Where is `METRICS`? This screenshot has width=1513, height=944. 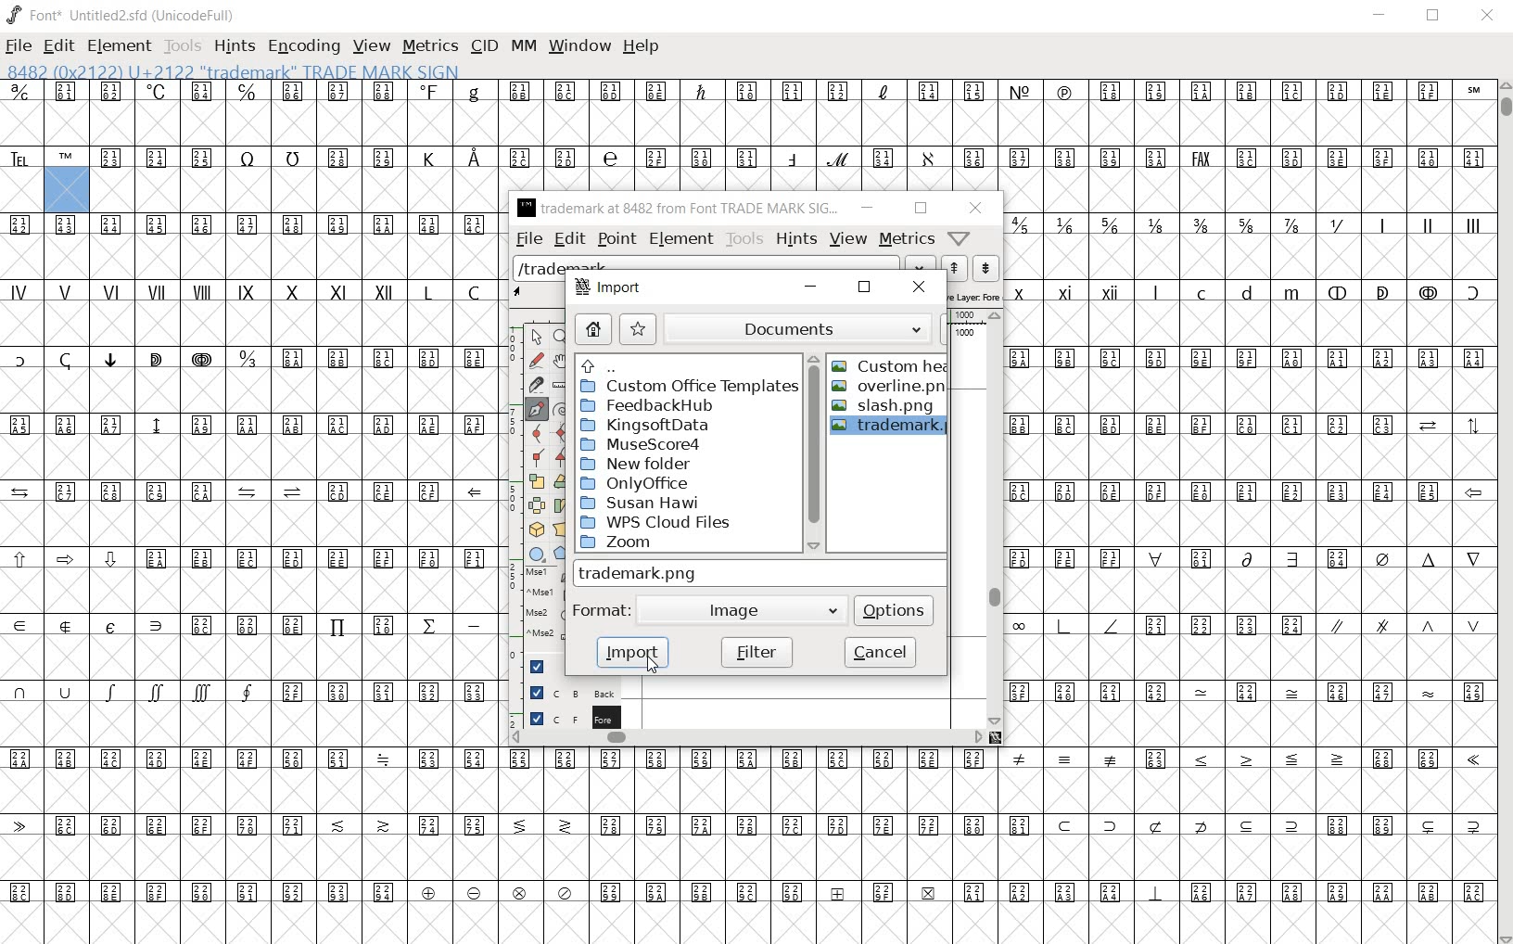 METRICS is located at coordinates (429, 48).